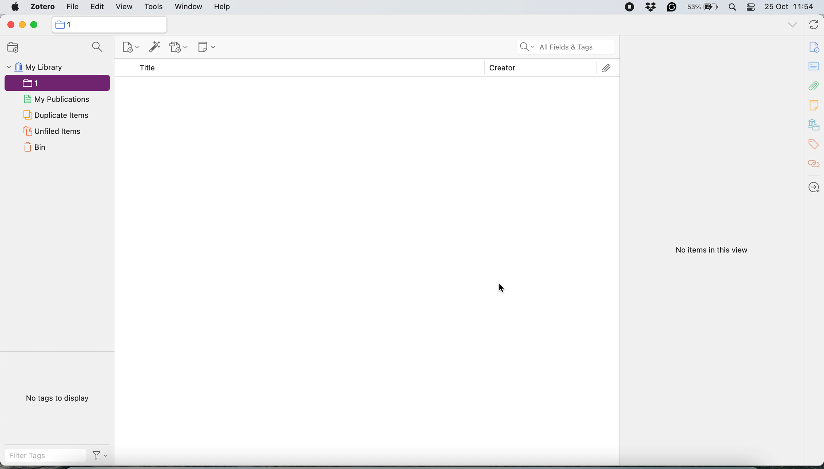 This screenshot has width=824, height=469. What do you see at coordinates (99, 46) in the screenshot?
I see `search` at bounding box center [99, 46].